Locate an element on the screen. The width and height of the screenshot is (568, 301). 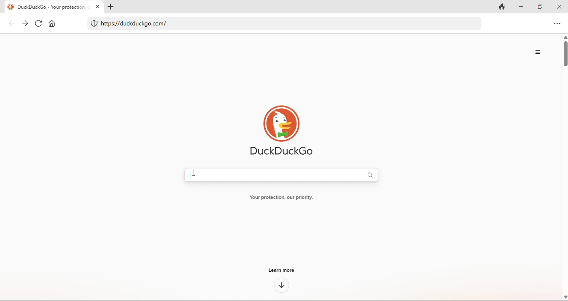
track tab is located at coordinates (501, 7).